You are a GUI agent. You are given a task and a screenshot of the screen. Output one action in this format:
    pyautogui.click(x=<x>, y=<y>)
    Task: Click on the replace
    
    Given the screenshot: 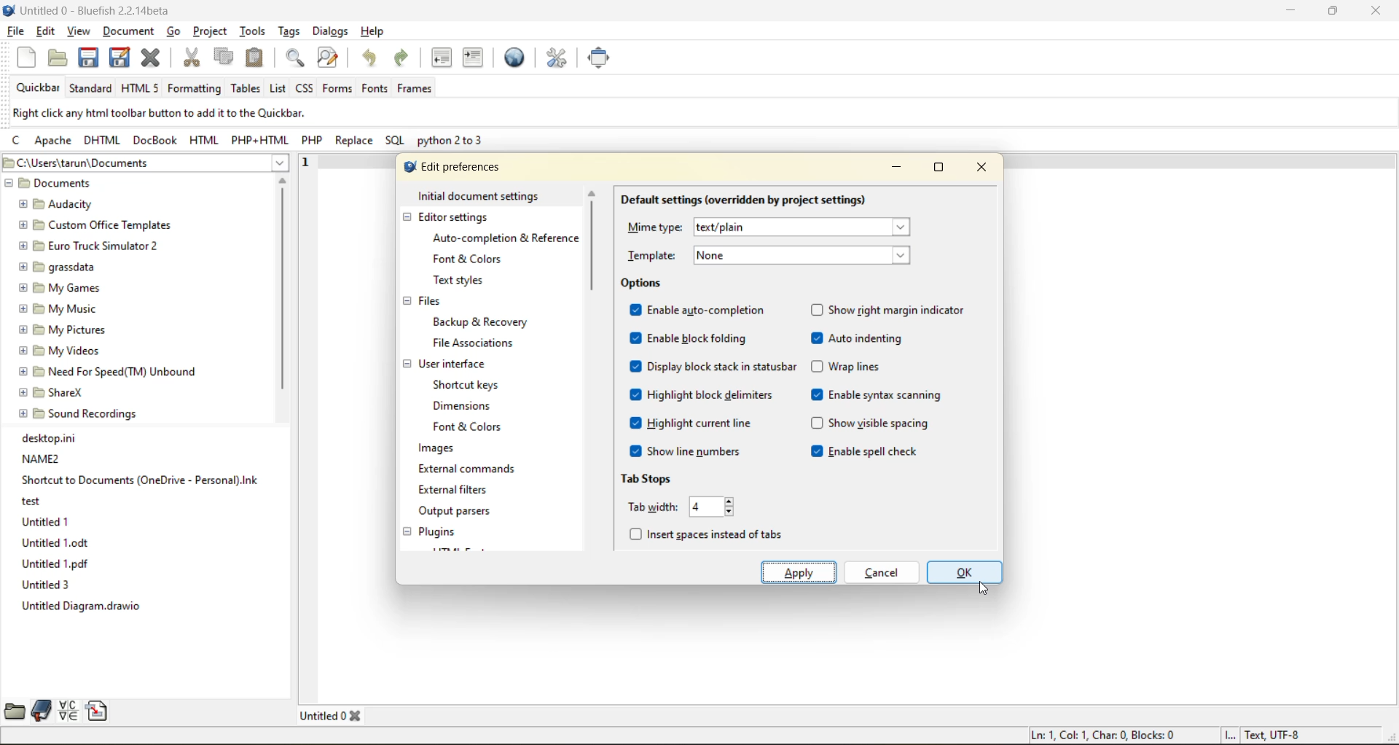 What is the action you would take?
    pyautogui.click(x=358, y=142)
    